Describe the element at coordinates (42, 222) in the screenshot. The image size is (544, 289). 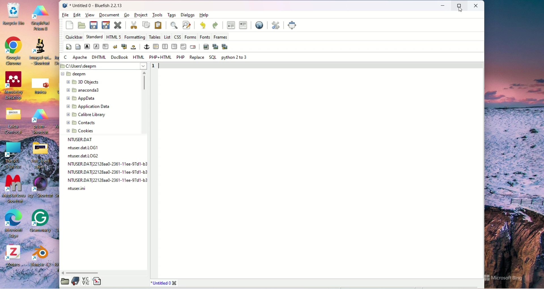
I see `grammarly` at that location.